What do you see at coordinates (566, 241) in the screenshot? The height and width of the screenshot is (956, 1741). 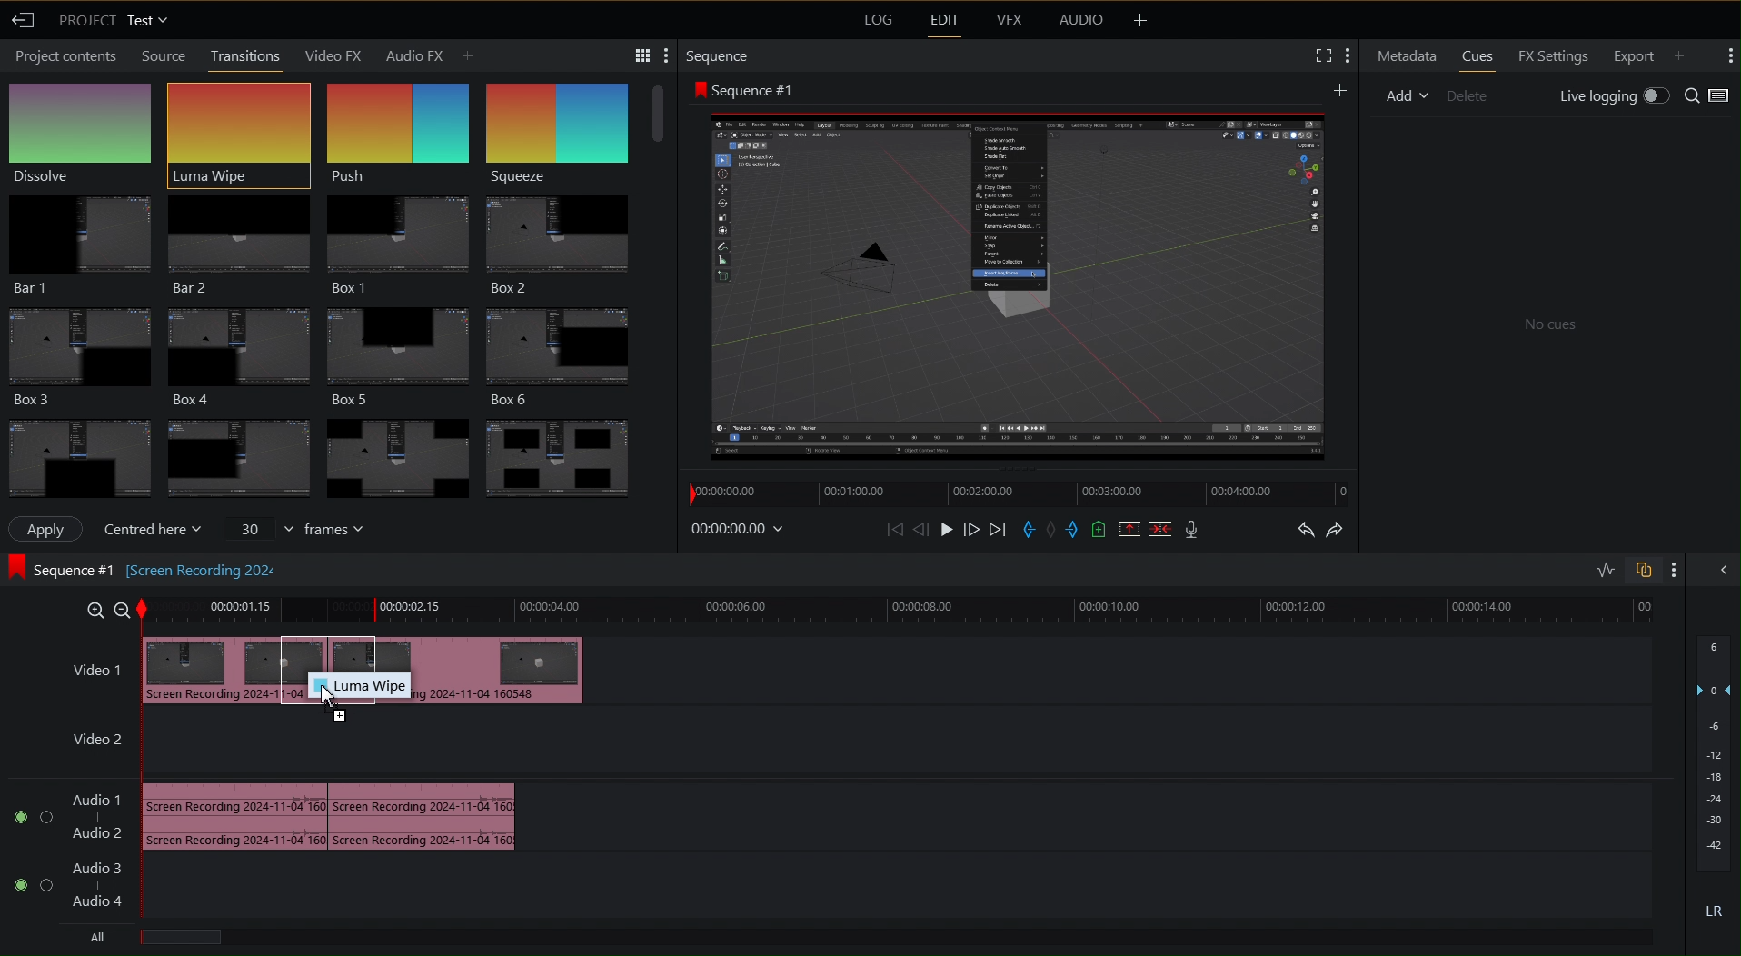 I see `Box 2` at bounding box center [566, 241].